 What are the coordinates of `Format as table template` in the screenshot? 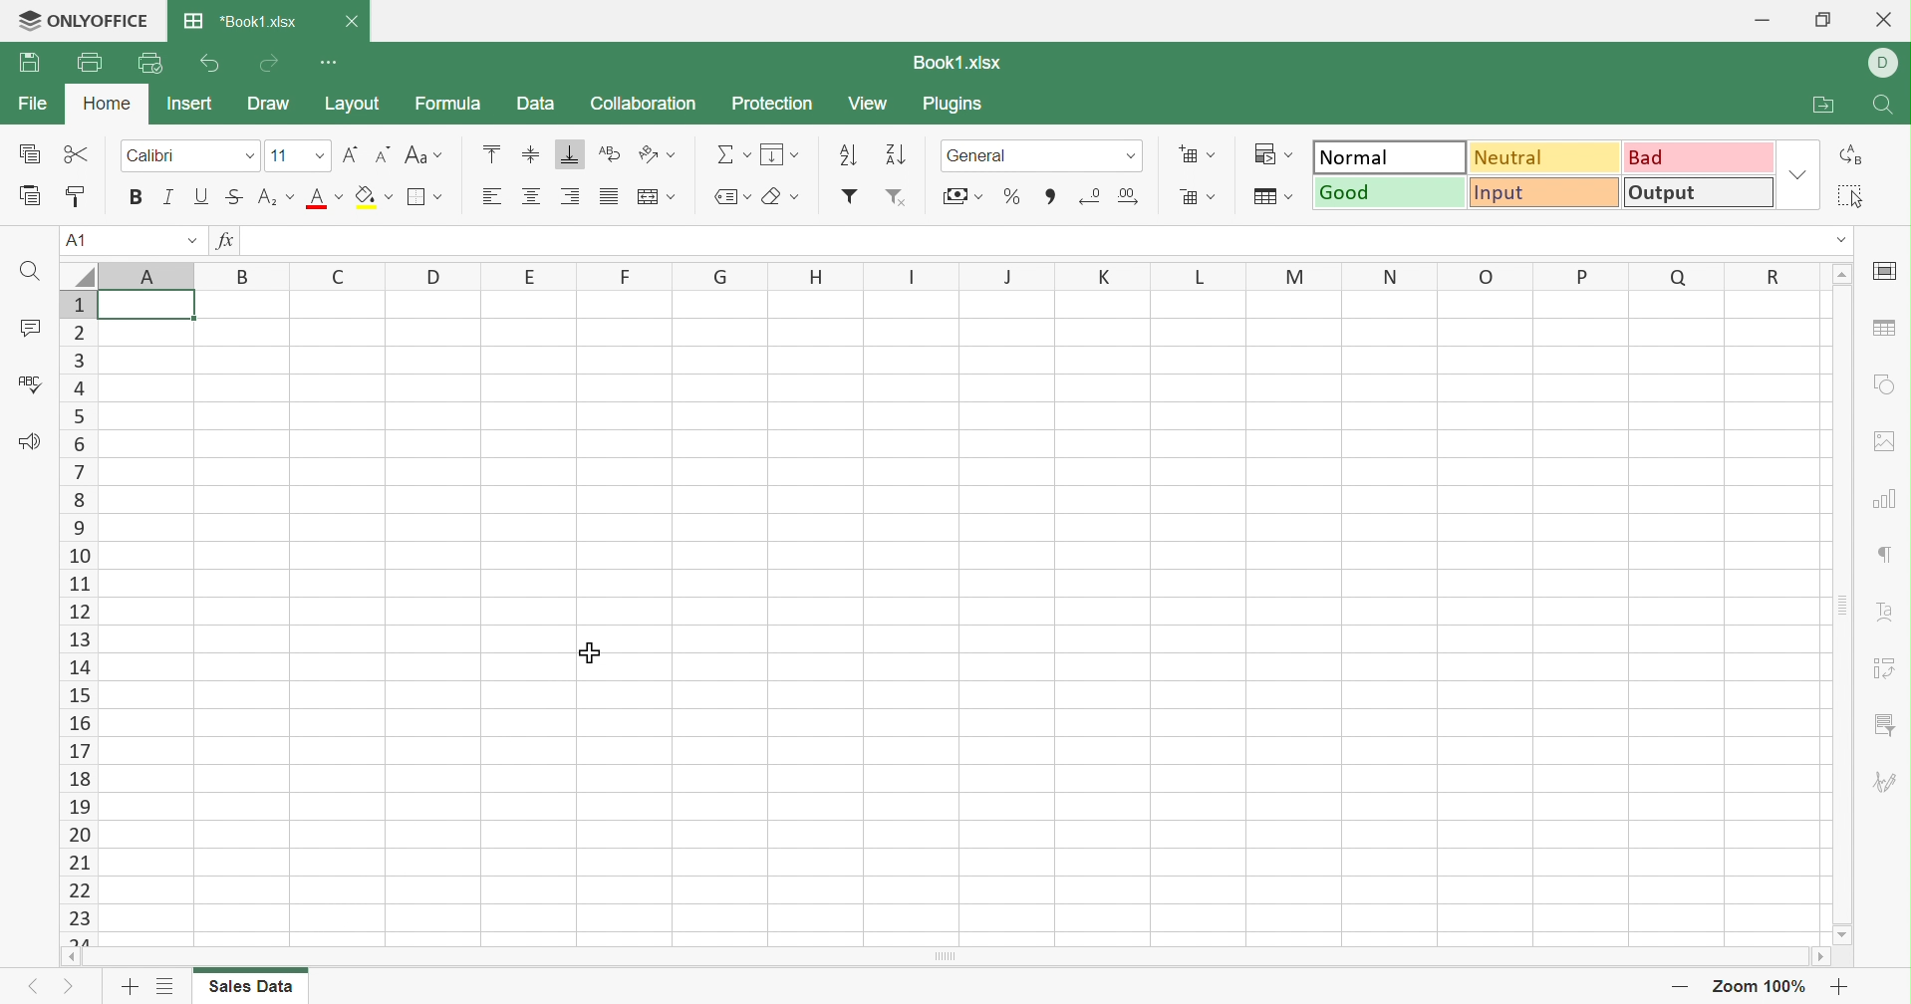 It's located at (1274, 194).